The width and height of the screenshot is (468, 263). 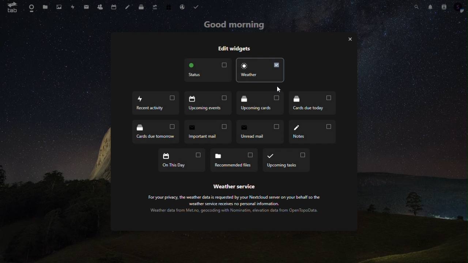 I want to click on weather widget enable, so click(x=261, y=69).